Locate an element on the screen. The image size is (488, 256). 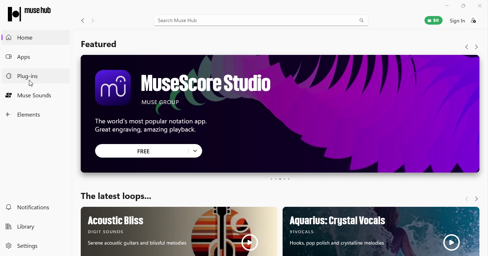
free is located at coordinates (140, 151).